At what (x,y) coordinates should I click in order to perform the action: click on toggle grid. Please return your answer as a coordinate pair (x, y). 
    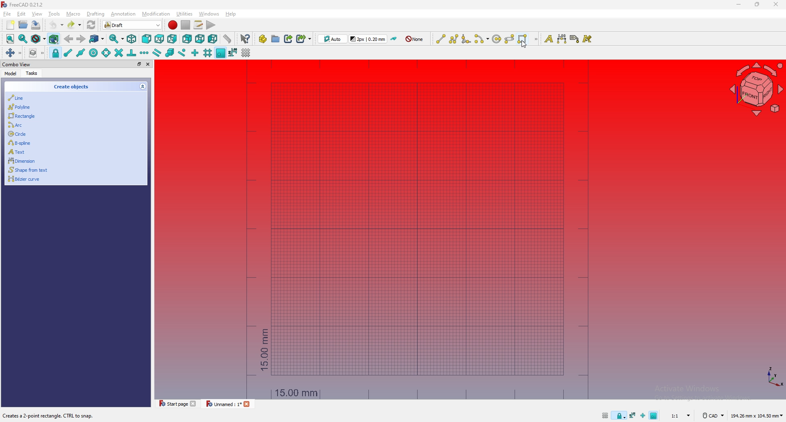
    Looking at the image, I should click on (246, 53).